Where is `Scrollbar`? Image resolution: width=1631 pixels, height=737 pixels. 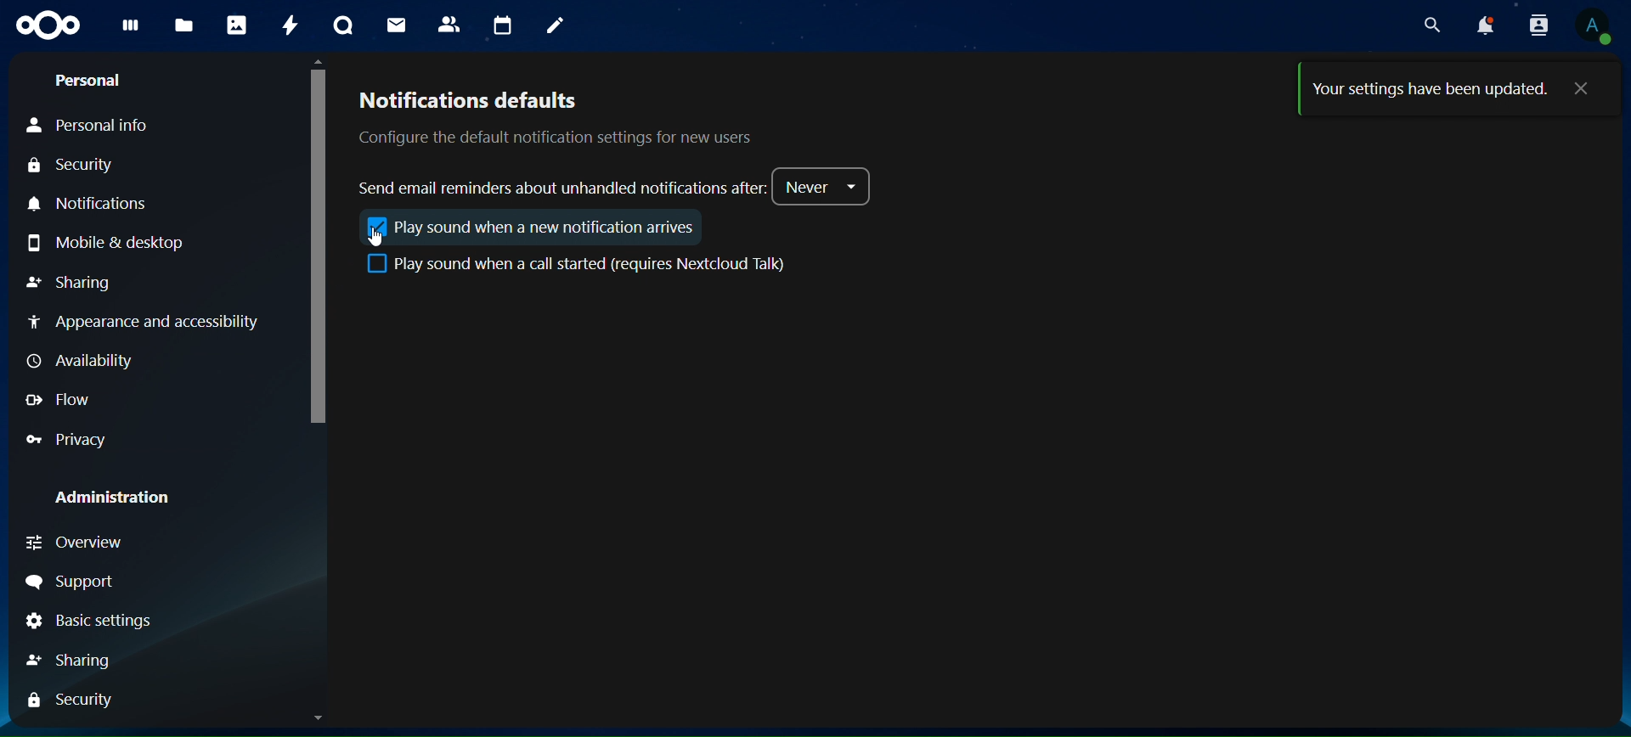 Scrollbar is located at coordinates (319, 390).